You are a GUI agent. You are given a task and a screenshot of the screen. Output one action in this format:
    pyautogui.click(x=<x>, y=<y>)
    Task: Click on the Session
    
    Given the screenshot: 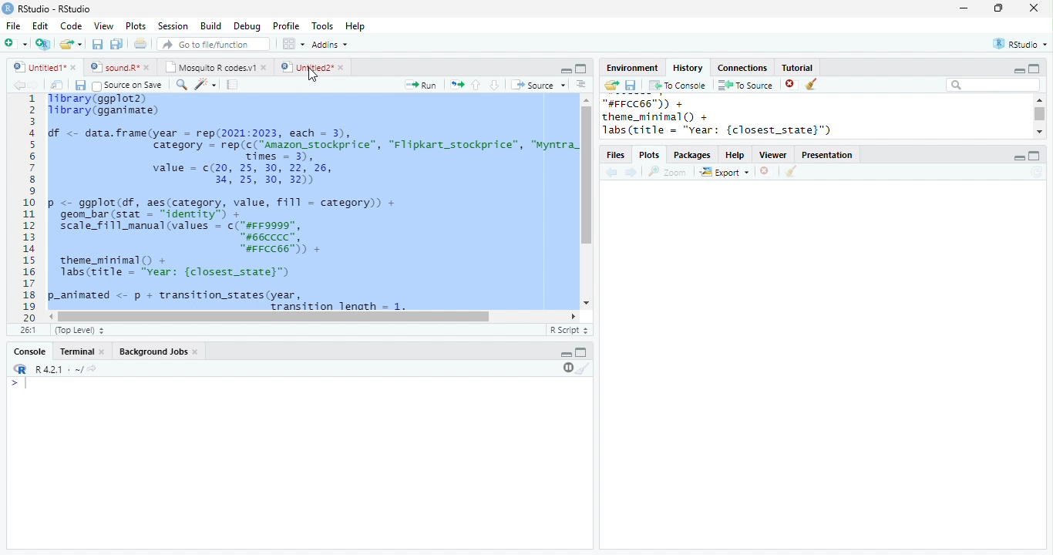 What is the action you would take?
    pyautogui.click(x=172, y=26)
    